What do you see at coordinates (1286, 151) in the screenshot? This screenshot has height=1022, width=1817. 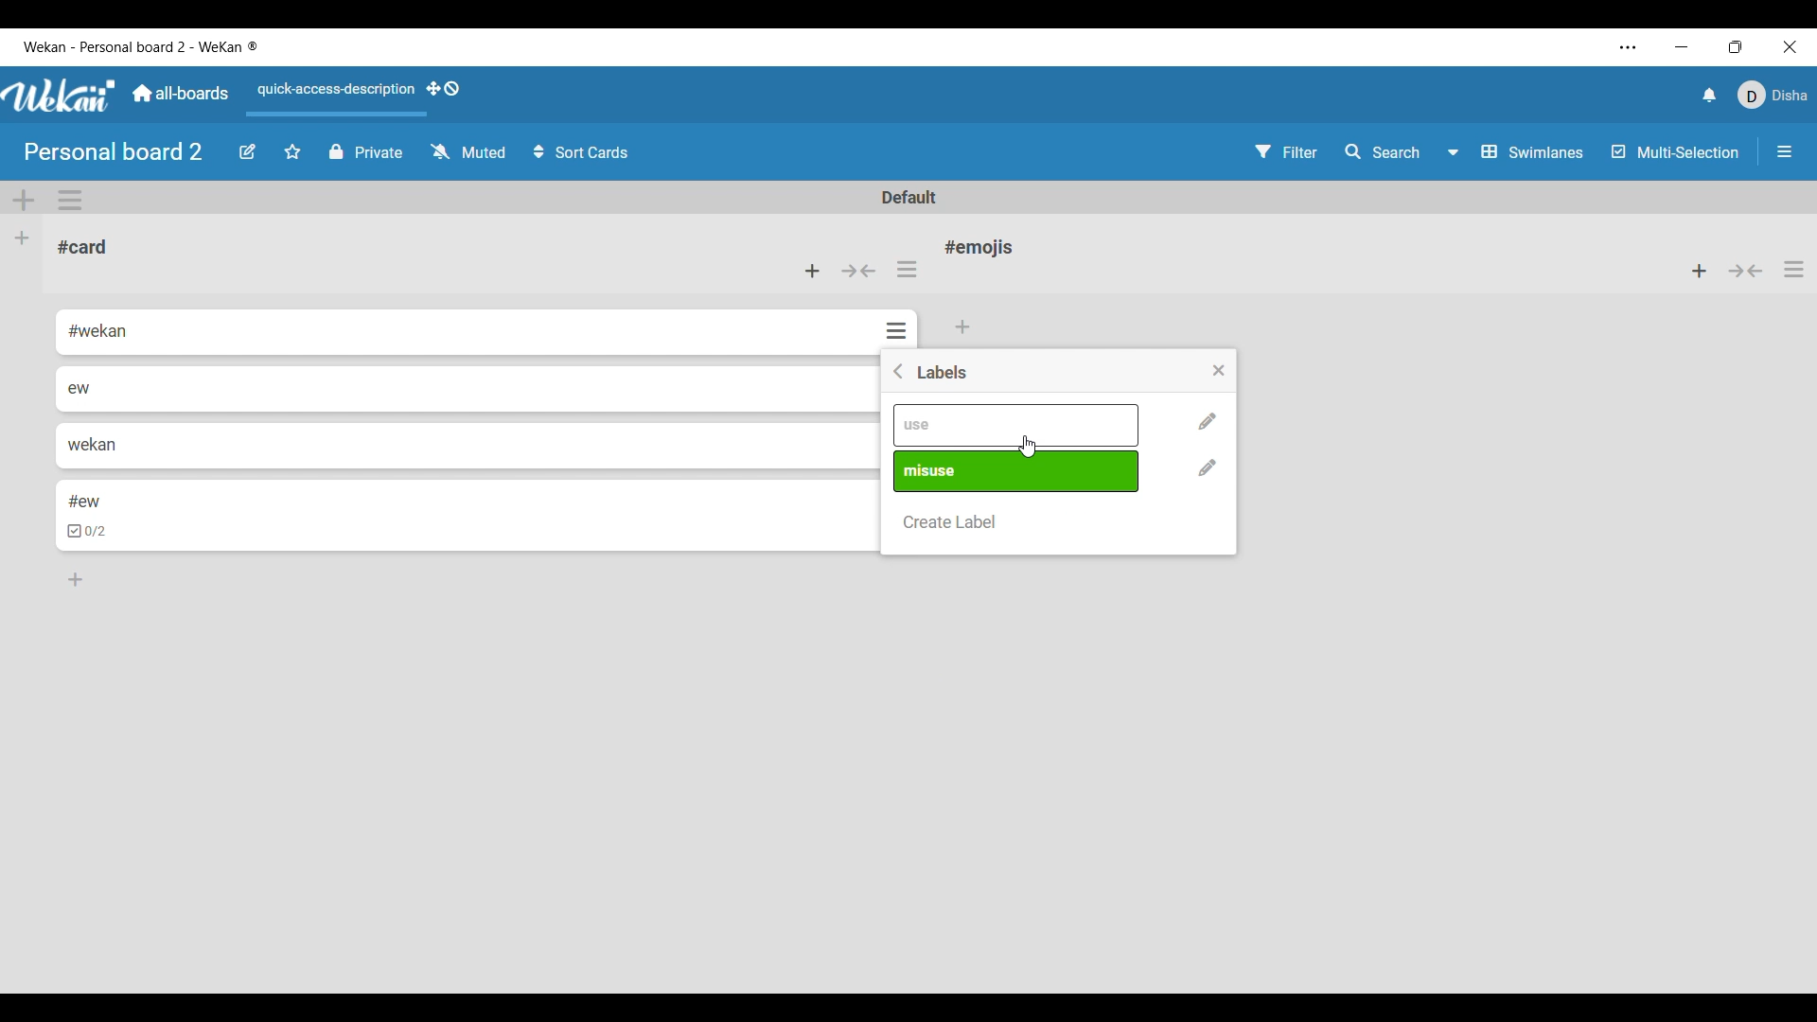 I see `Filter settings` at bounding box center [1286, 151].